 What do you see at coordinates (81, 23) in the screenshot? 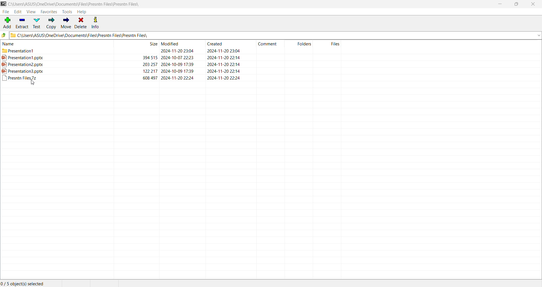
I see `Delete` at bounding box center [81, 23].